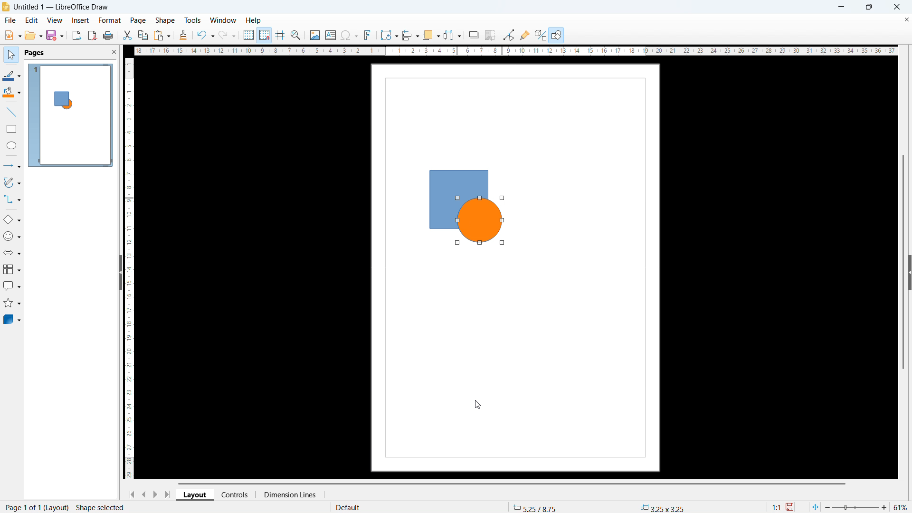 The width and height of the screenshot is (912, 513). Describe the element at coordinates (532, 507) in the screenshot. I see `cursor coordinates` at that location.